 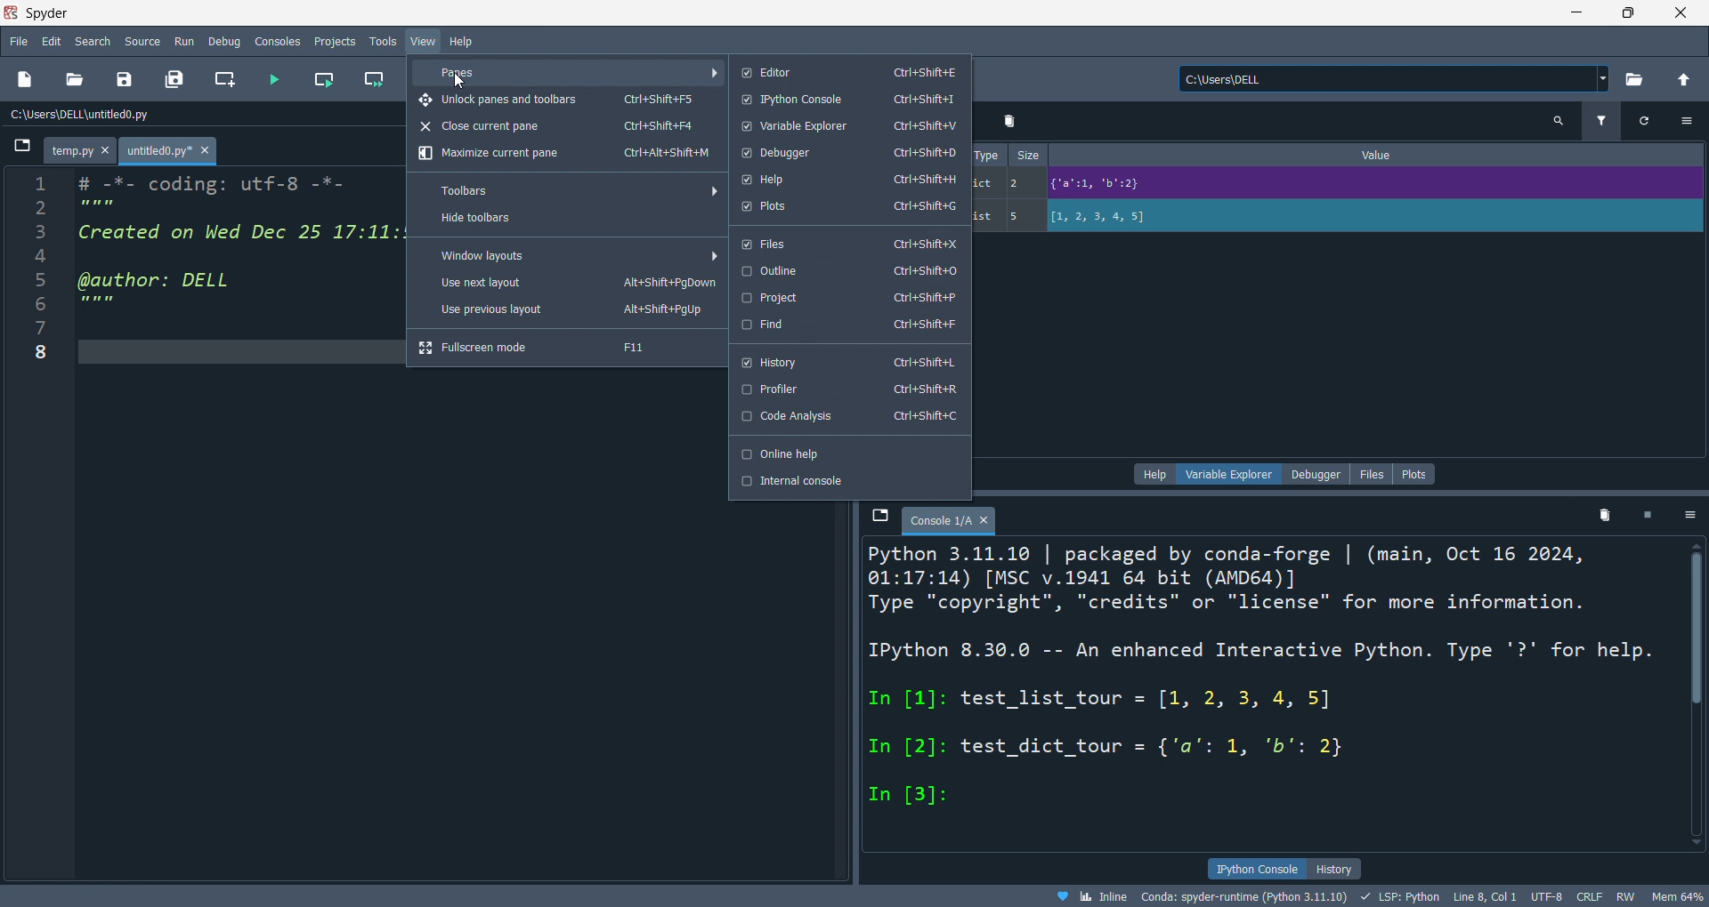 I want to click on panes, so click(x=571, y=72).